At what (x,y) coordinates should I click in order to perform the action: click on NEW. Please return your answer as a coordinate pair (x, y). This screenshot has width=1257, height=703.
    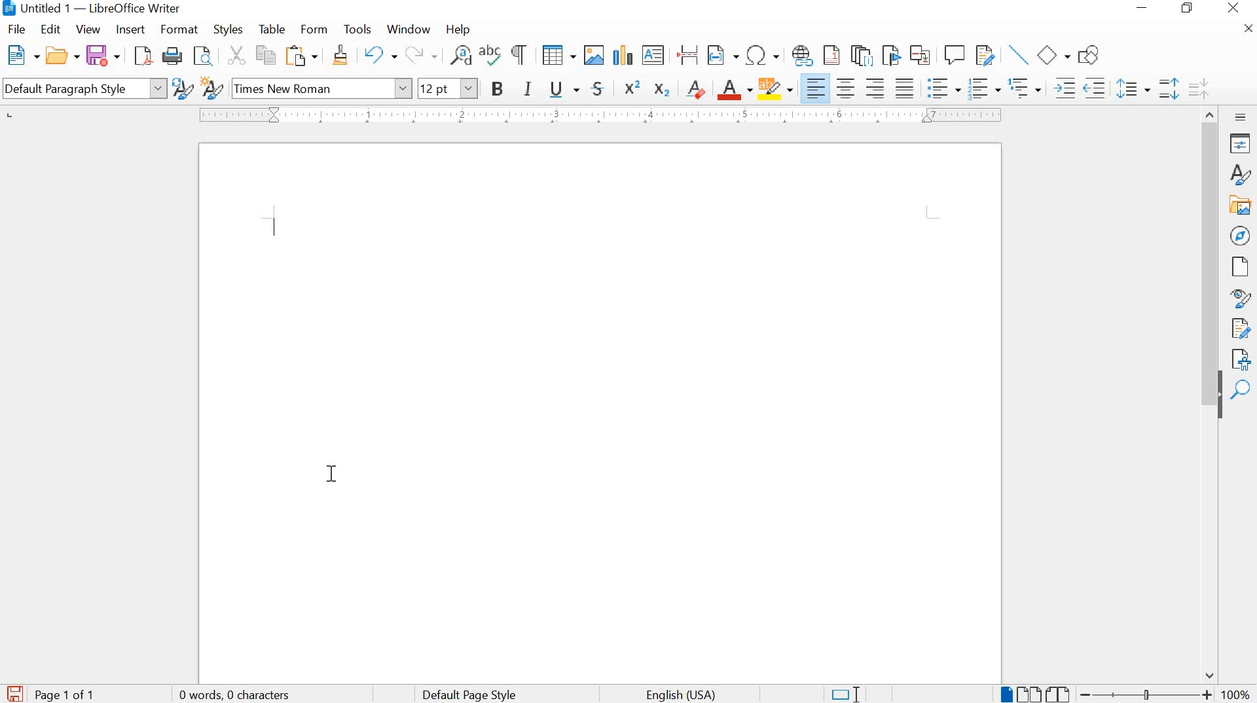
    Looking at the image, I should click on (21, 54).